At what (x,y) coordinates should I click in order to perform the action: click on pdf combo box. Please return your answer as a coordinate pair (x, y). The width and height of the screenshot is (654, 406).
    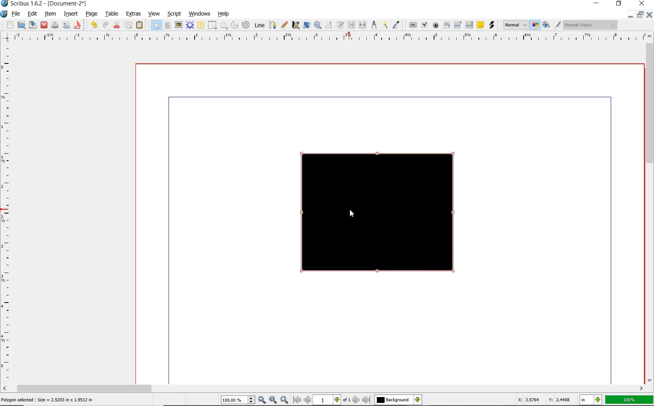
    Looking at the image, I should click on (458, 25).